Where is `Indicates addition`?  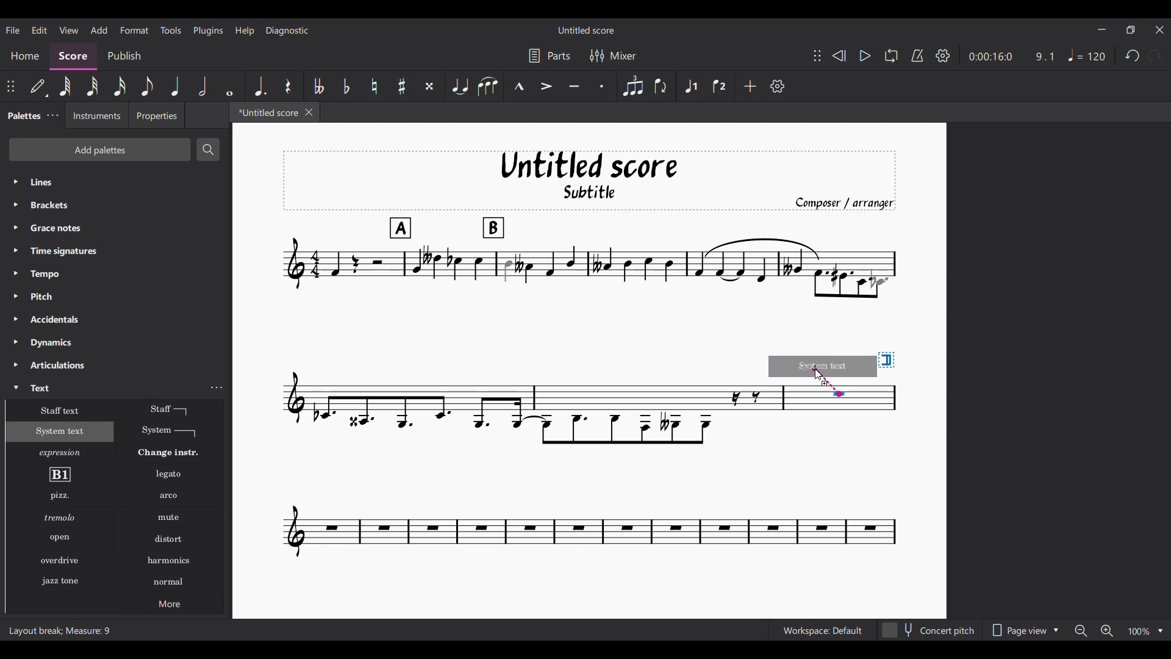 Indicates addition is located at coordinates (825, 384).